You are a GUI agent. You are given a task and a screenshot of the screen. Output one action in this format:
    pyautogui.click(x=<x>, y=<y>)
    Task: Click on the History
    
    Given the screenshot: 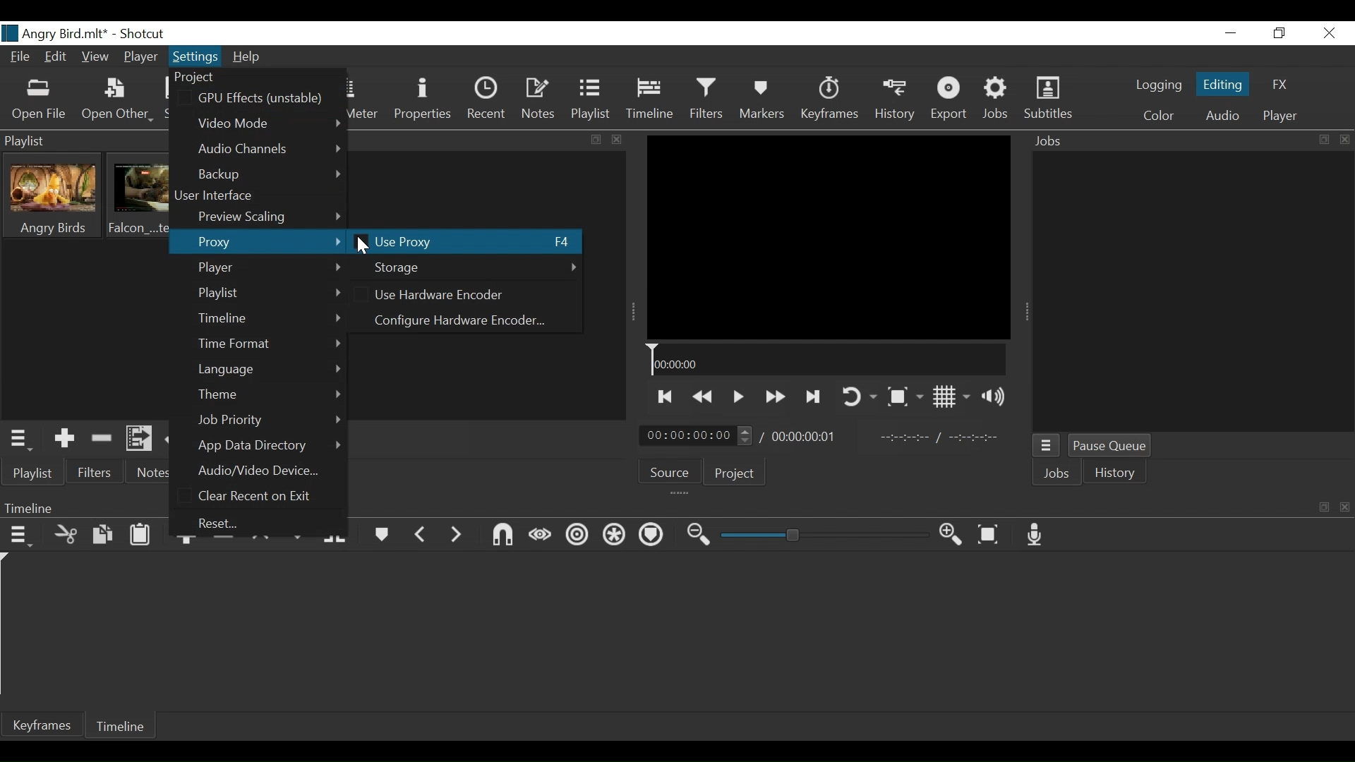 What is the action you would take?
    pyautogui.click(x=893, y=100)
    